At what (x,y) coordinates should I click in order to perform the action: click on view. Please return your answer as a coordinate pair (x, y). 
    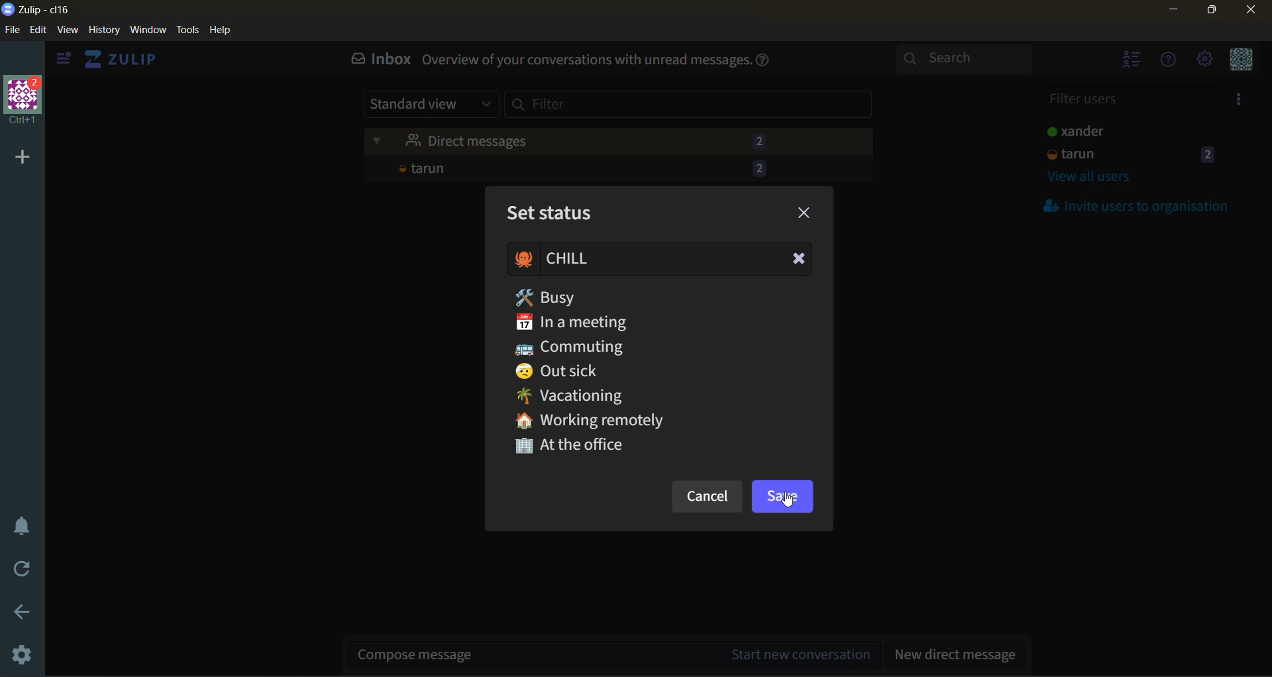
    Looking at the image, I should click on (72, 30).